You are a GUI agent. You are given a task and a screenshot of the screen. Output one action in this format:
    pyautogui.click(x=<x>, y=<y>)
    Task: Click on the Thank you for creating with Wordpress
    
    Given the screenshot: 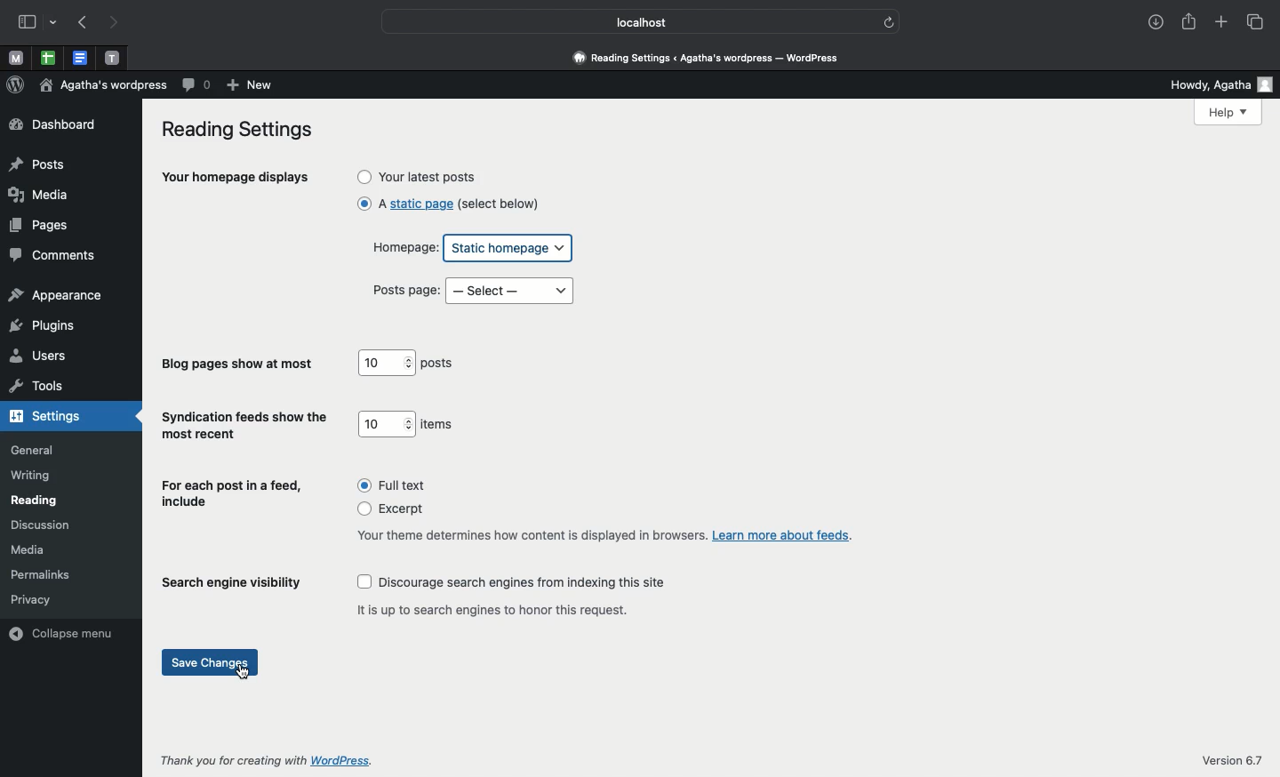 What is the action you would take?
    pyautogui.click(x=269, y=760)
    